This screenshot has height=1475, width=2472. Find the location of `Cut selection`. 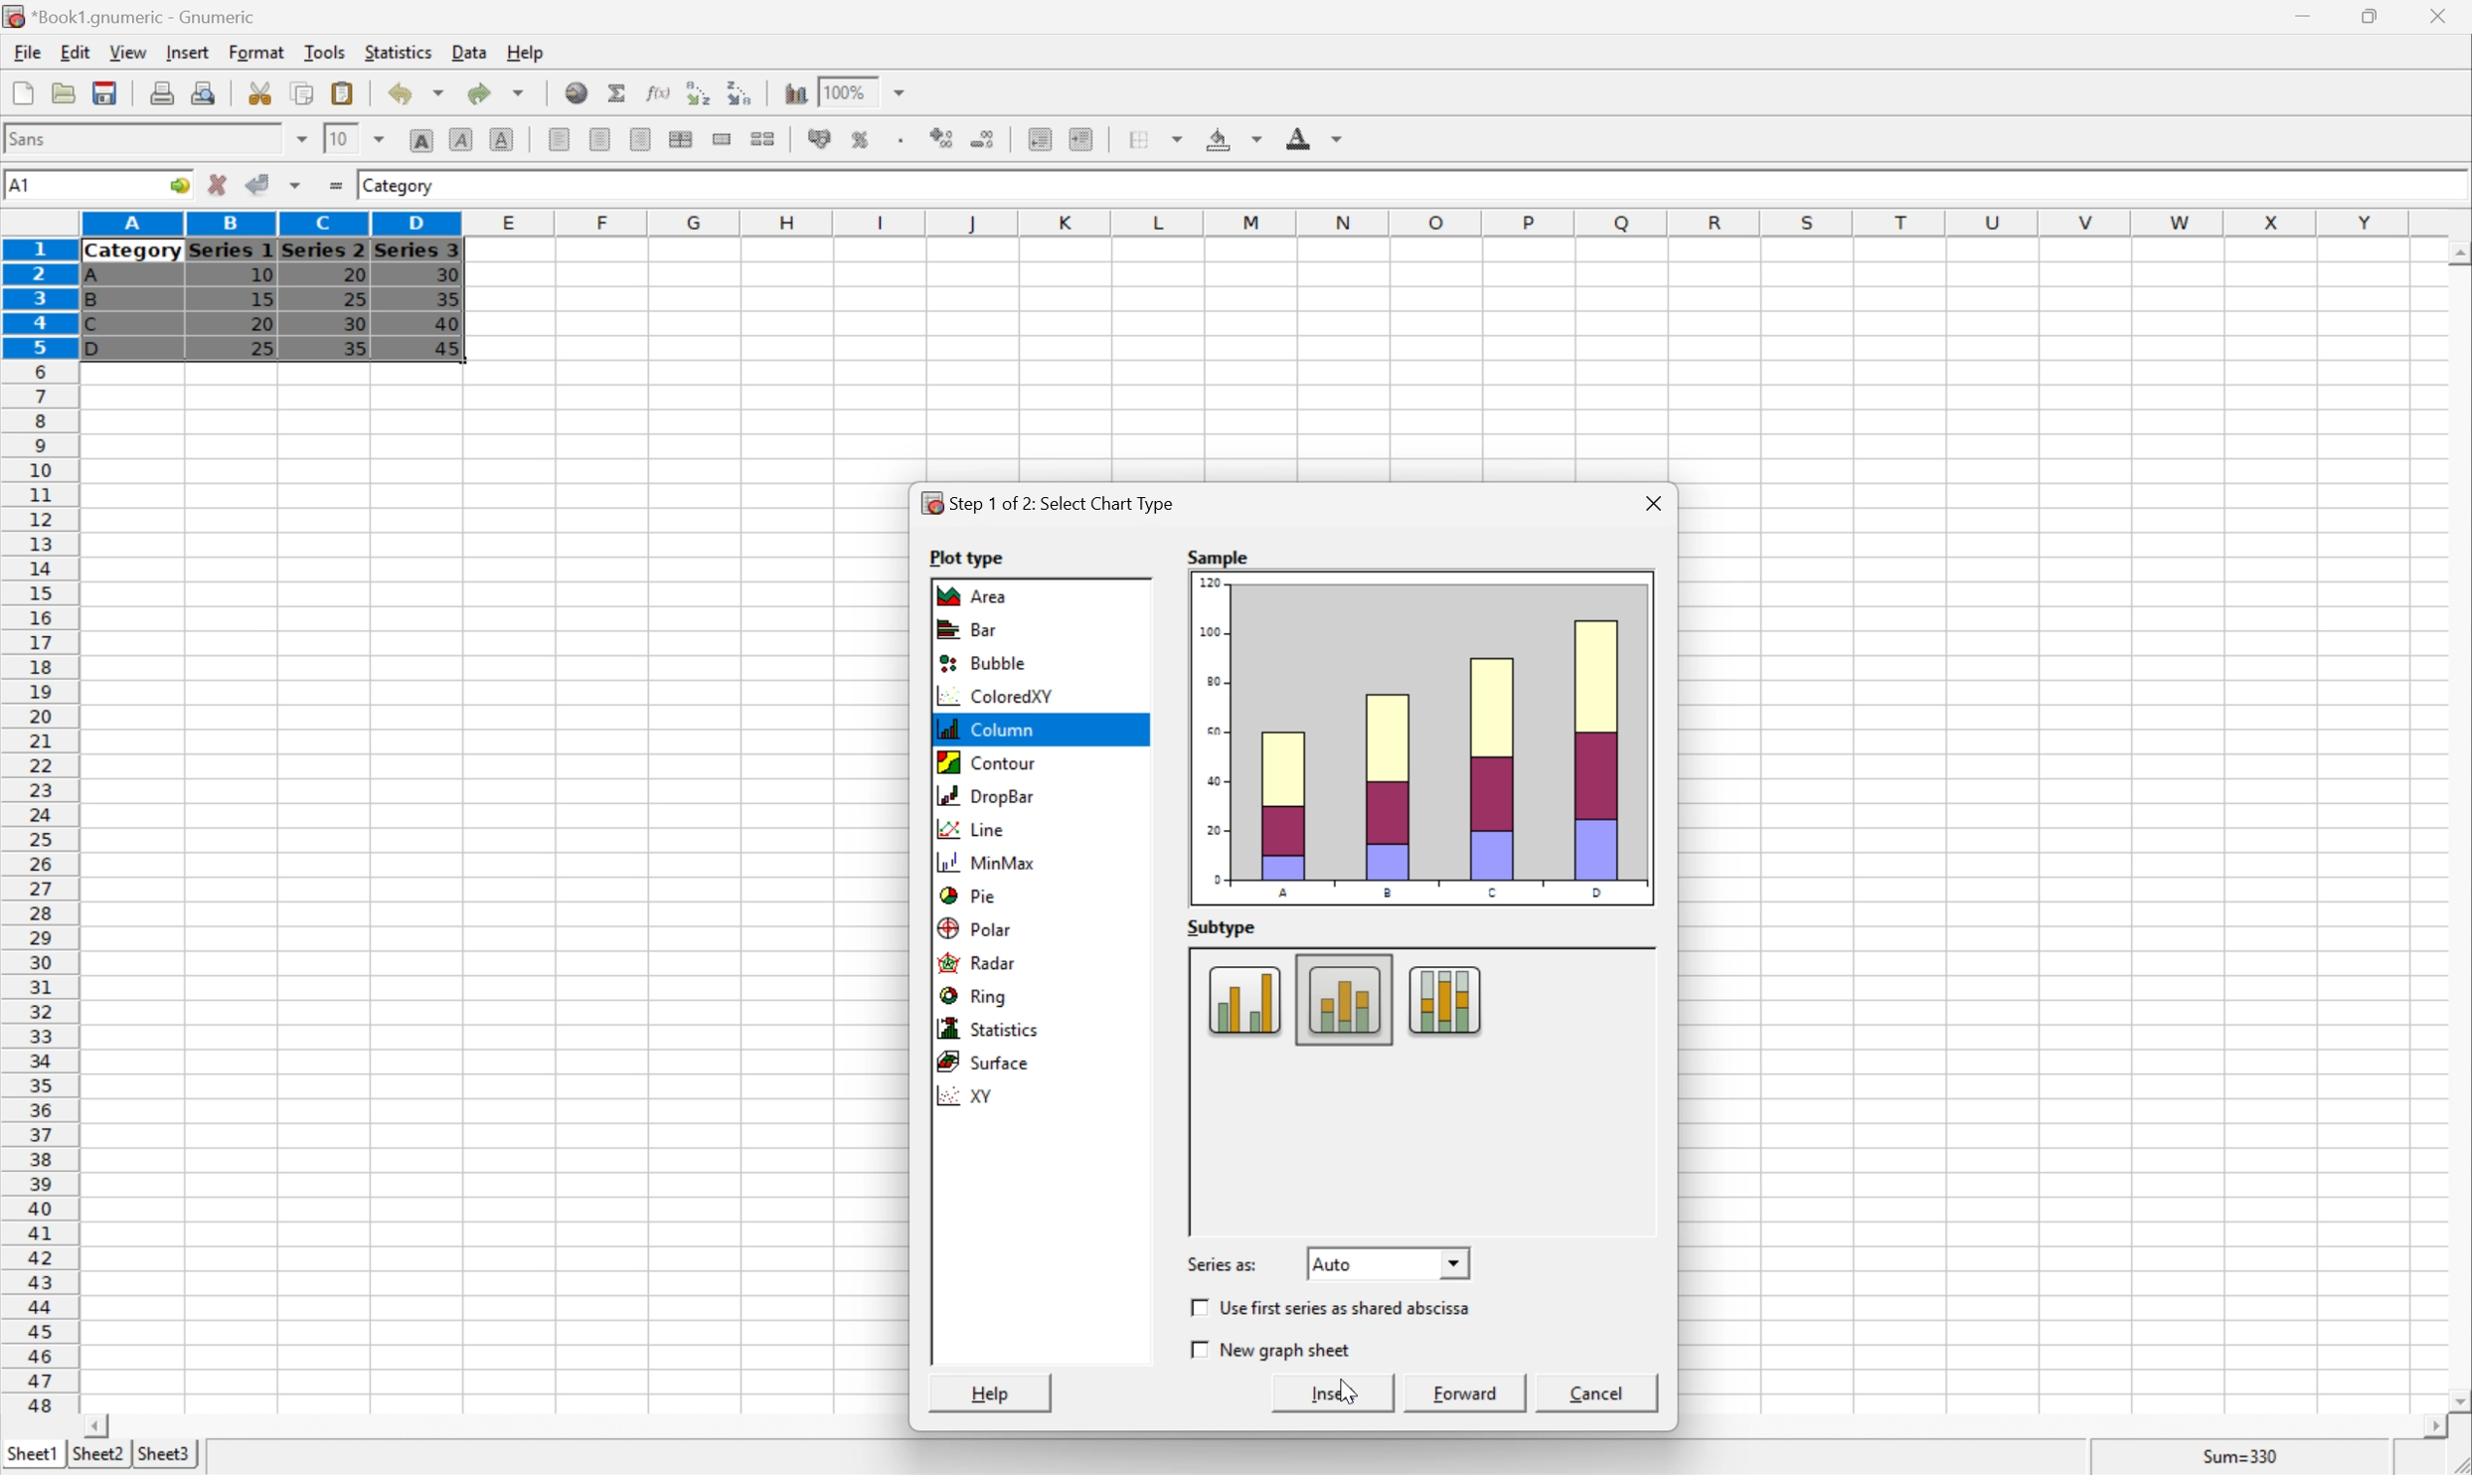

Cut selection is located at coordinates (262, 93).